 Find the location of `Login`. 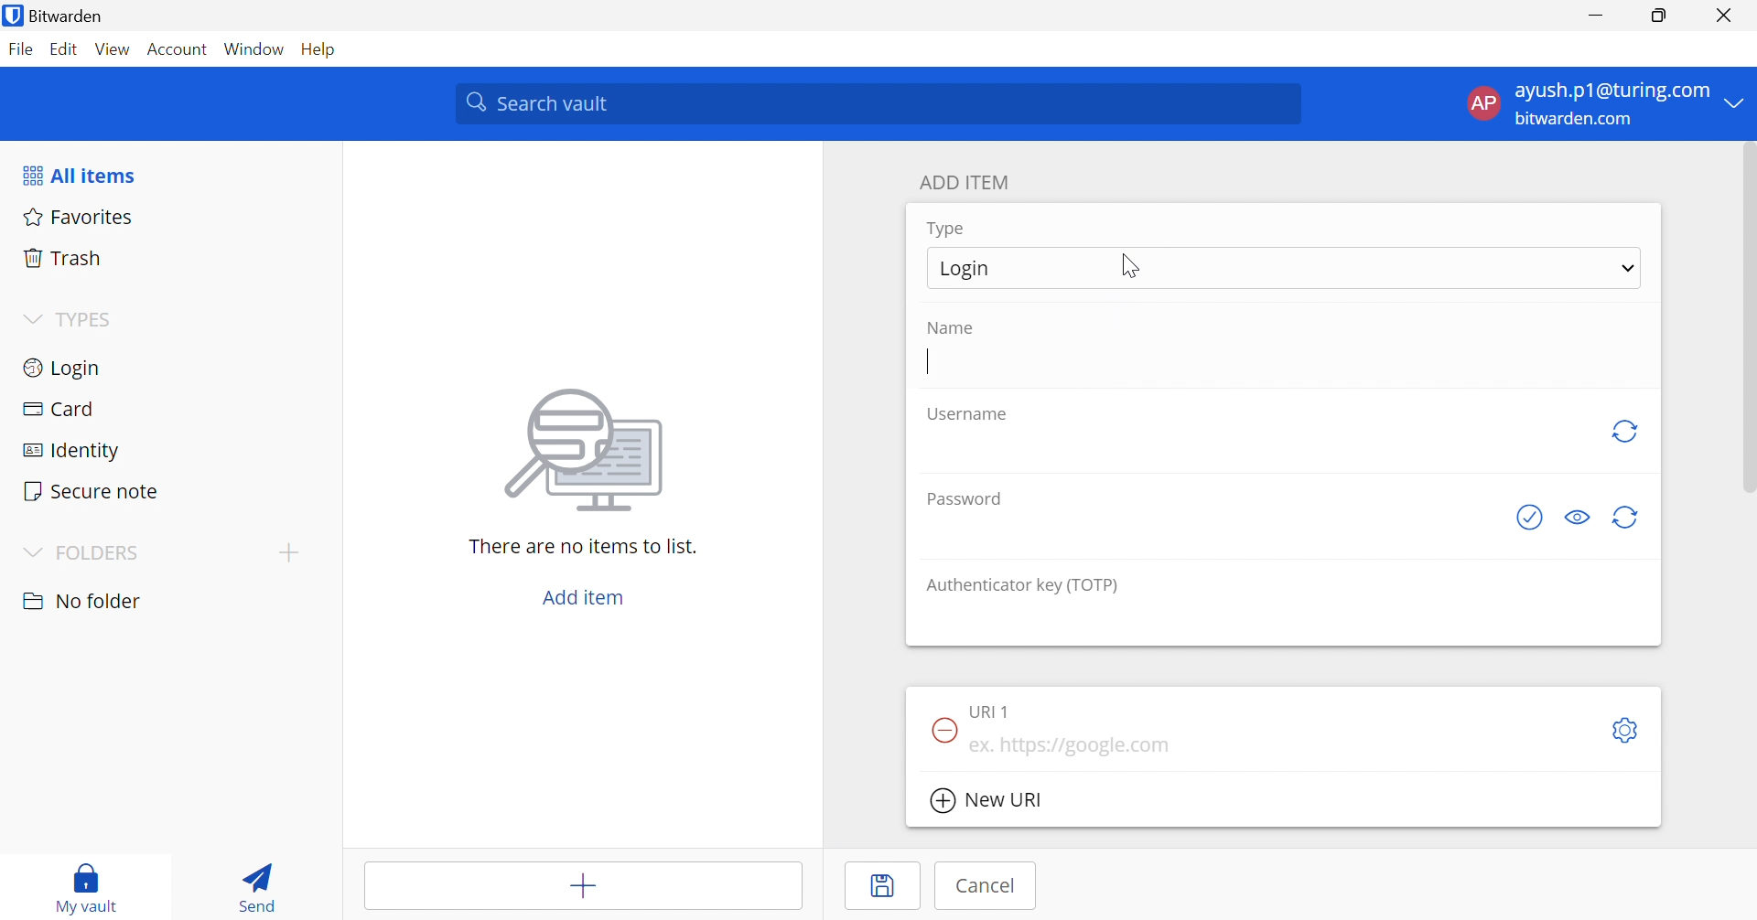

Login is located at coordinates (166, 367).